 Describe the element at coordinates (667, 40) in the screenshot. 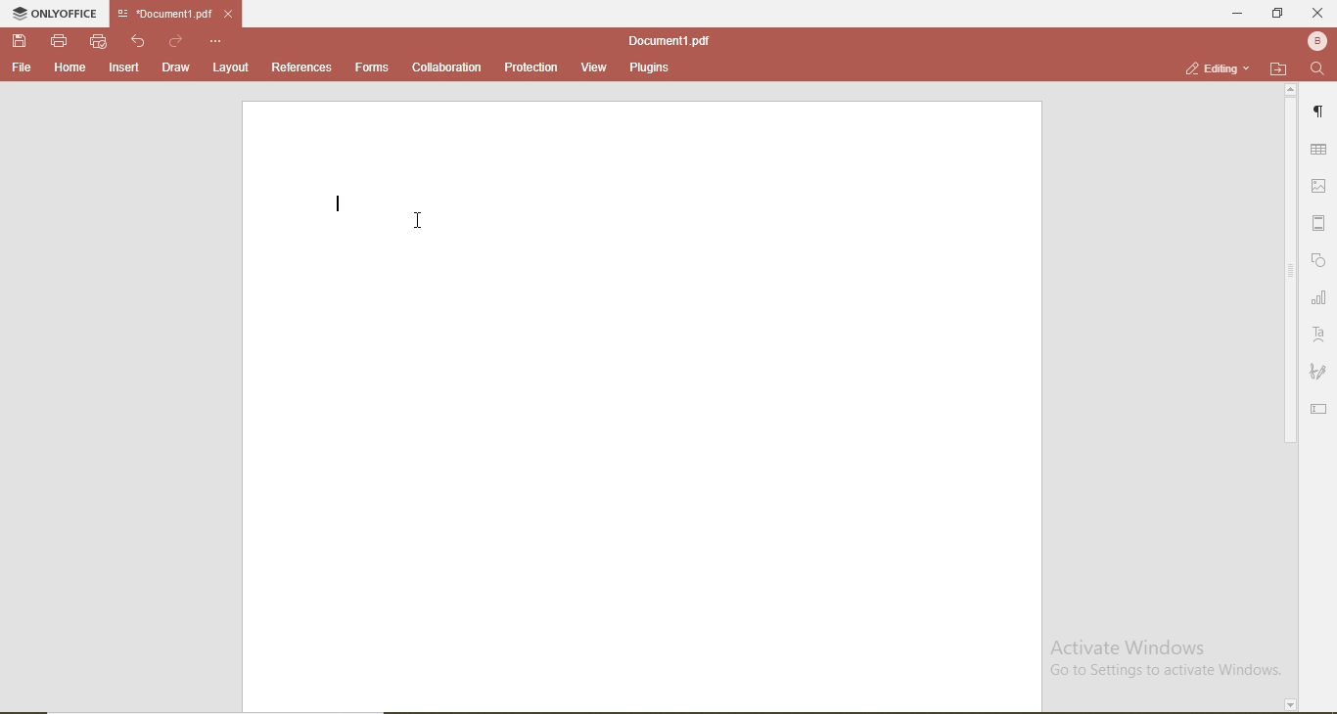

I see `document` at that location.